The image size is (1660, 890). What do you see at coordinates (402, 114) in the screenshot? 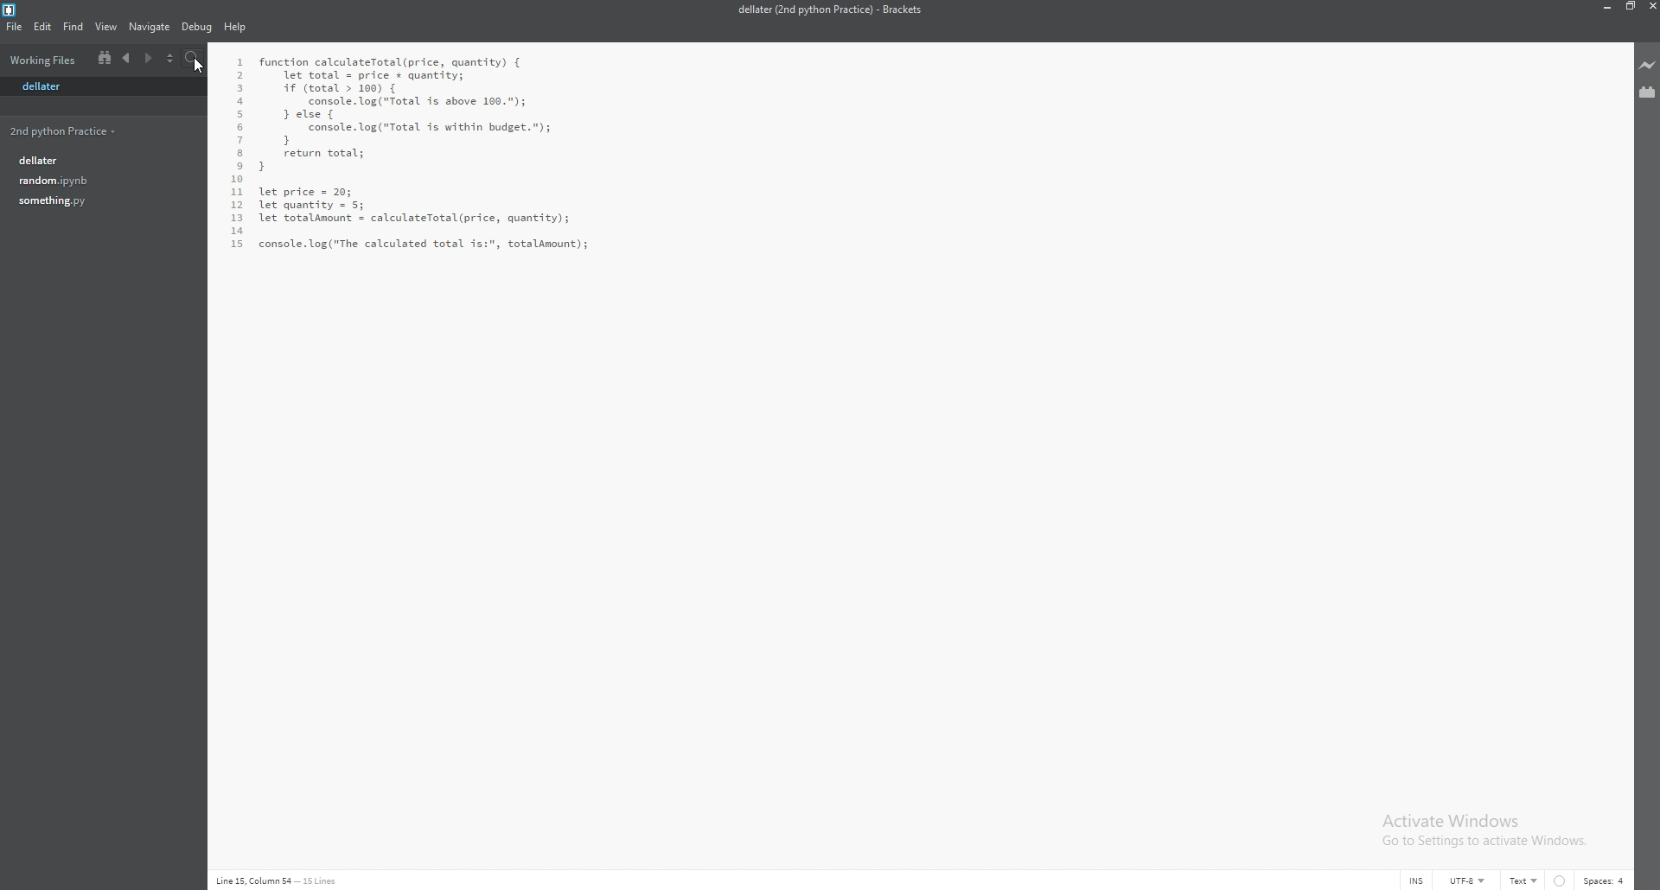
I see `function calculateTotal(price, quantity) { let total = price * quantity; if (total > 100) {console. log("Total is above 100.");} else {  console. log ("Total is within budget."); } return total;}` at bounding box center [402, 114].